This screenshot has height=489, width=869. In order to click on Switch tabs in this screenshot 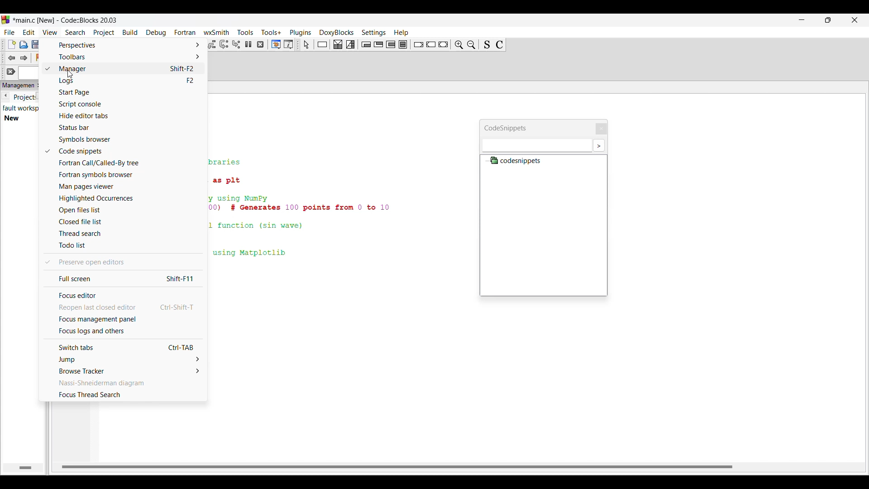, I will do `click(124, 347)`.